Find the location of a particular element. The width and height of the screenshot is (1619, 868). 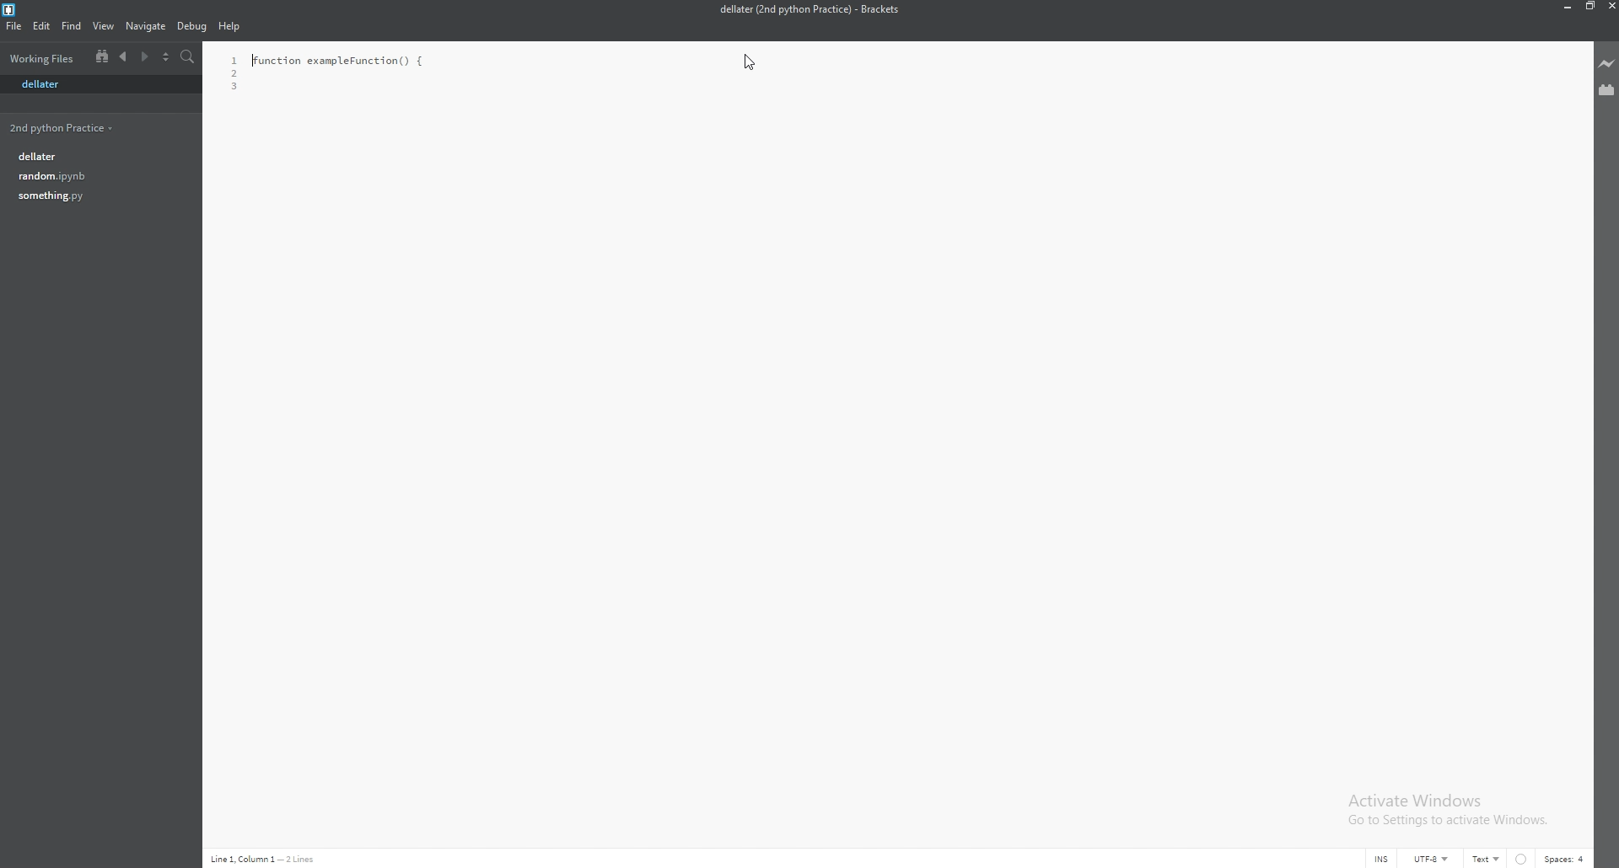

something.py is located at coordinates (96, 196).